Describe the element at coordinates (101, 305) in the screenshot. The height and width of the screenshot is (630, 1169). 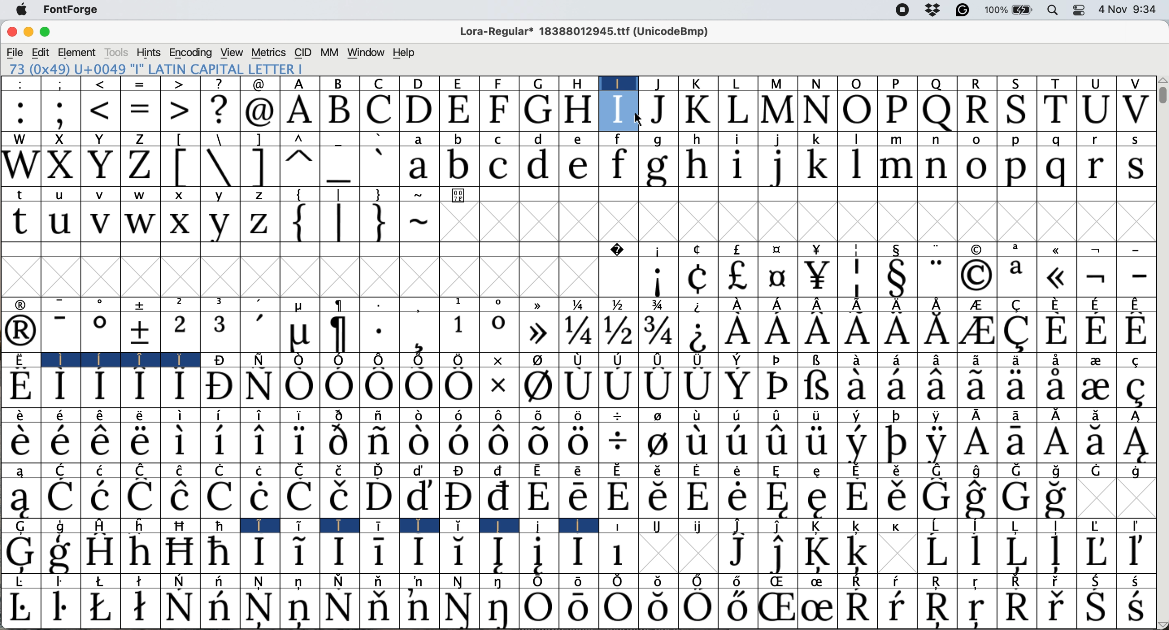
I see `o` at that location.